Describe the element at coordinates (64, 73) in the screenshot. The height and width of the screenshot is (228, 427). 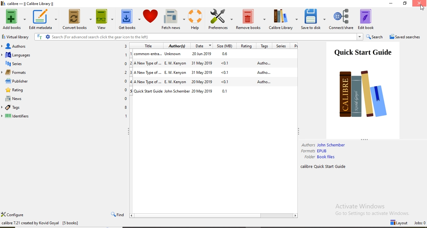
I see `Formats` at that location.